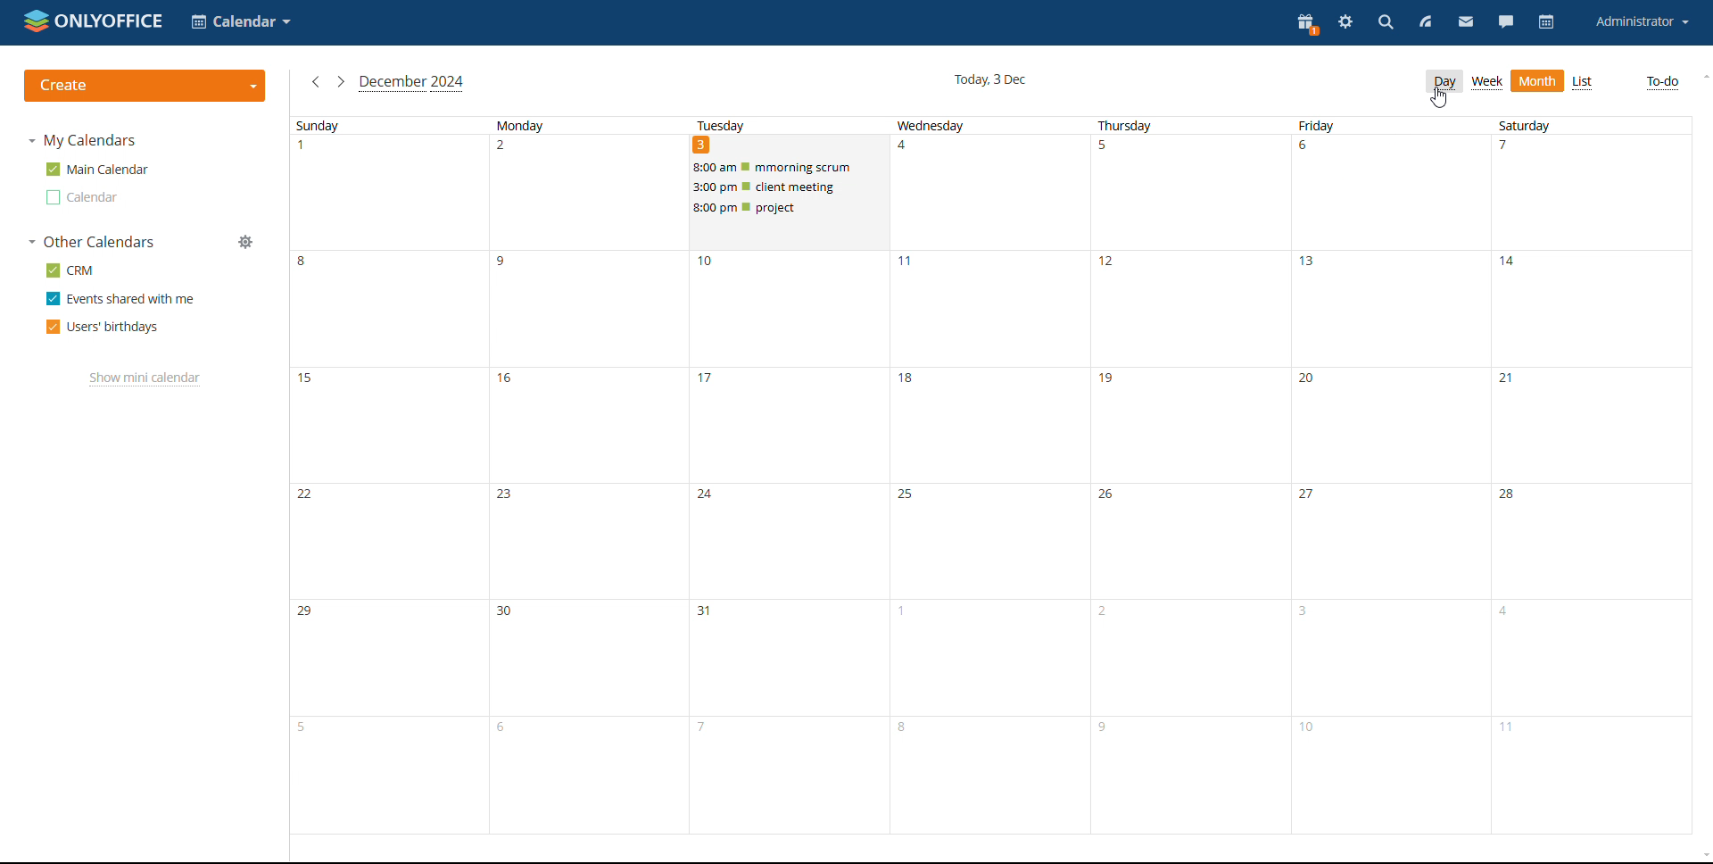 This screenshot has height=864, width=1713. Describe the element at coordinates (991, 80) in the screenshot. I see `current date` at that location.